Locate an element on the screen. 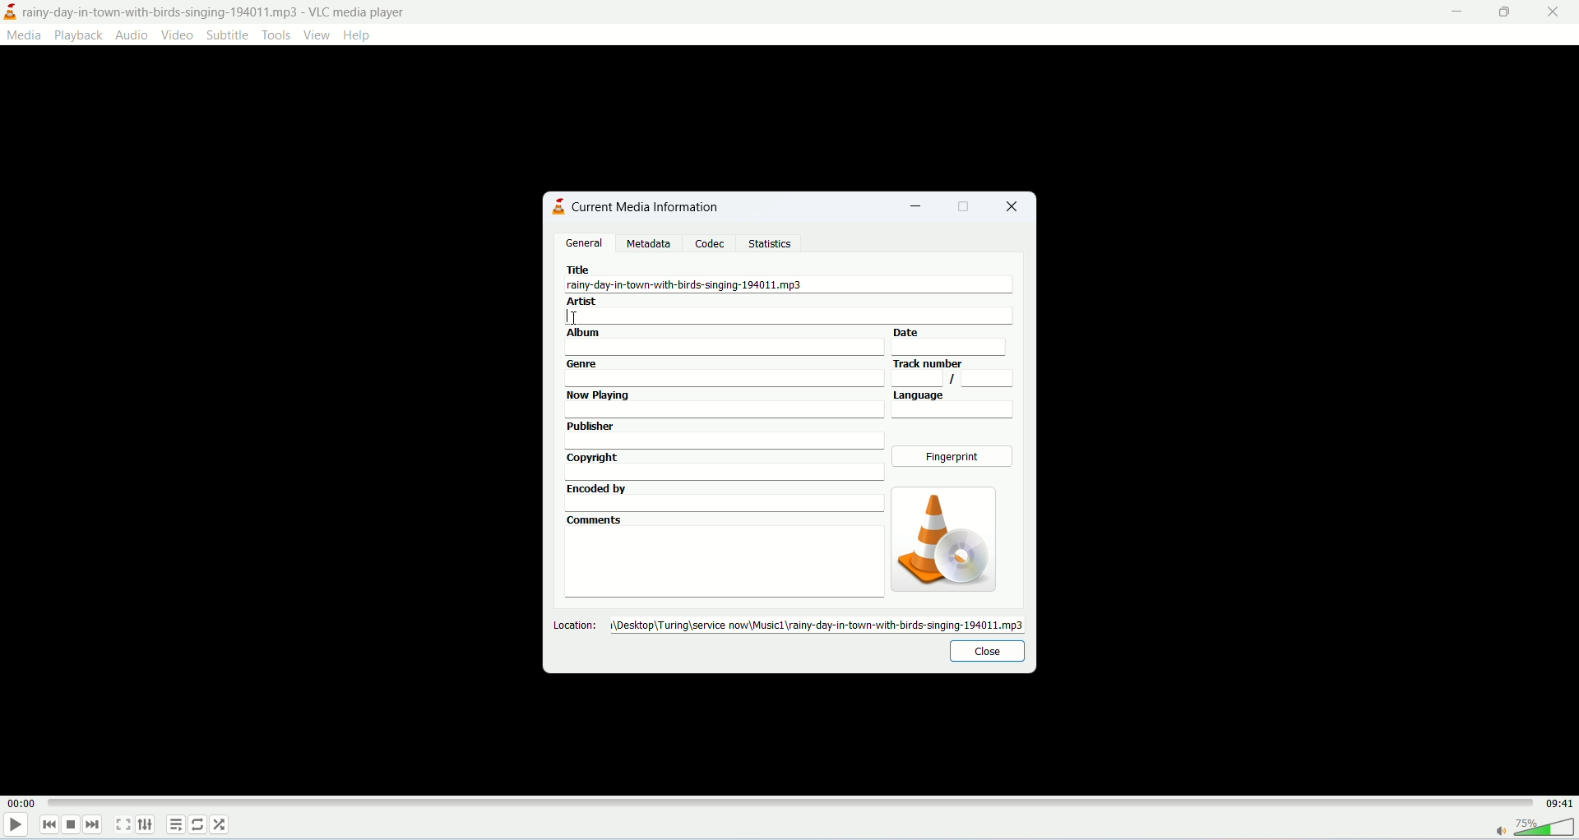 The width and height of the screenshot is (1579, 840). audio is located at coordinates (133, 35).